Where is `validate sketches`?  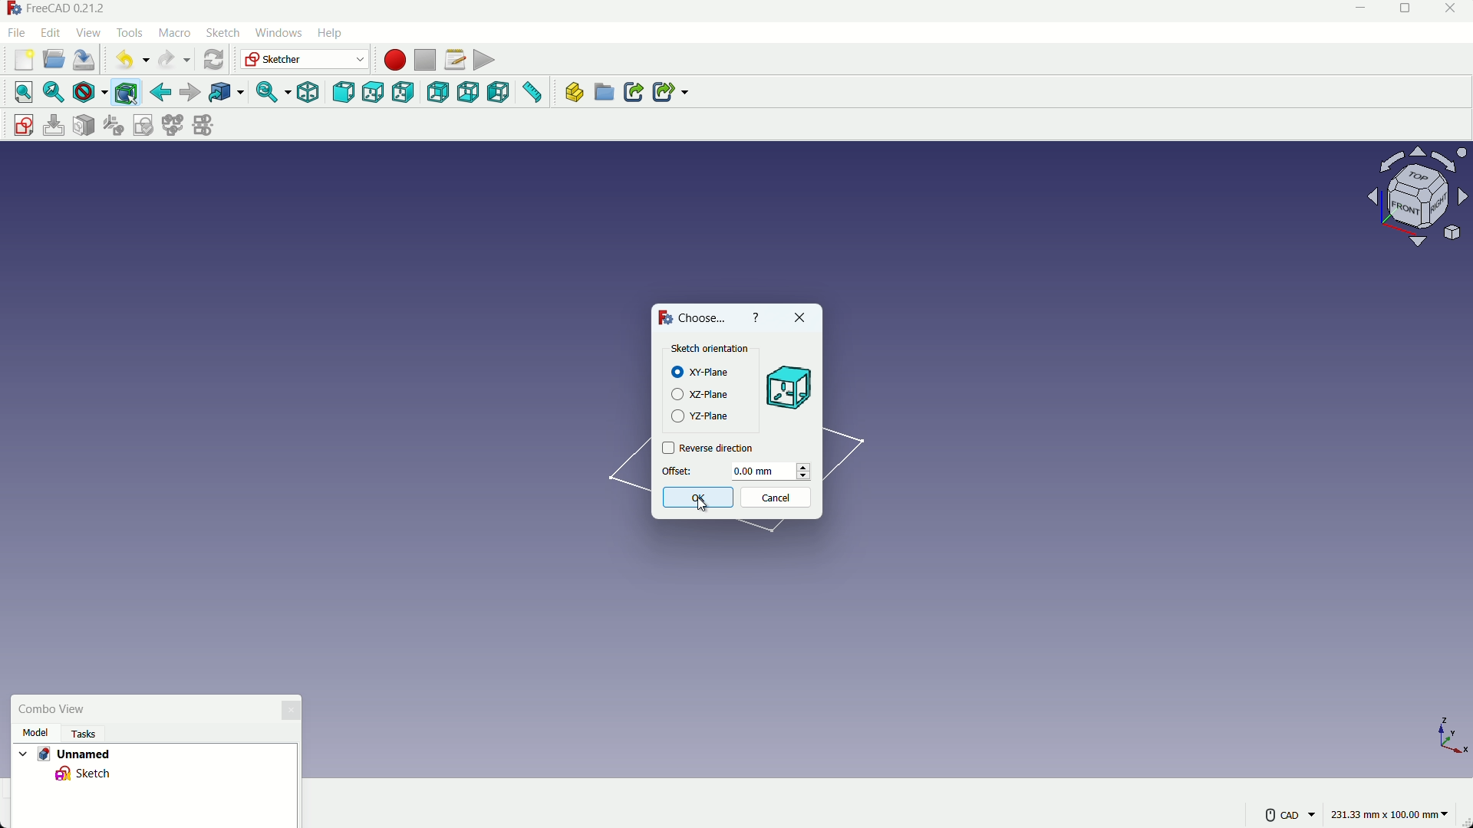
validate sketches is located at coordinates (143, 125).